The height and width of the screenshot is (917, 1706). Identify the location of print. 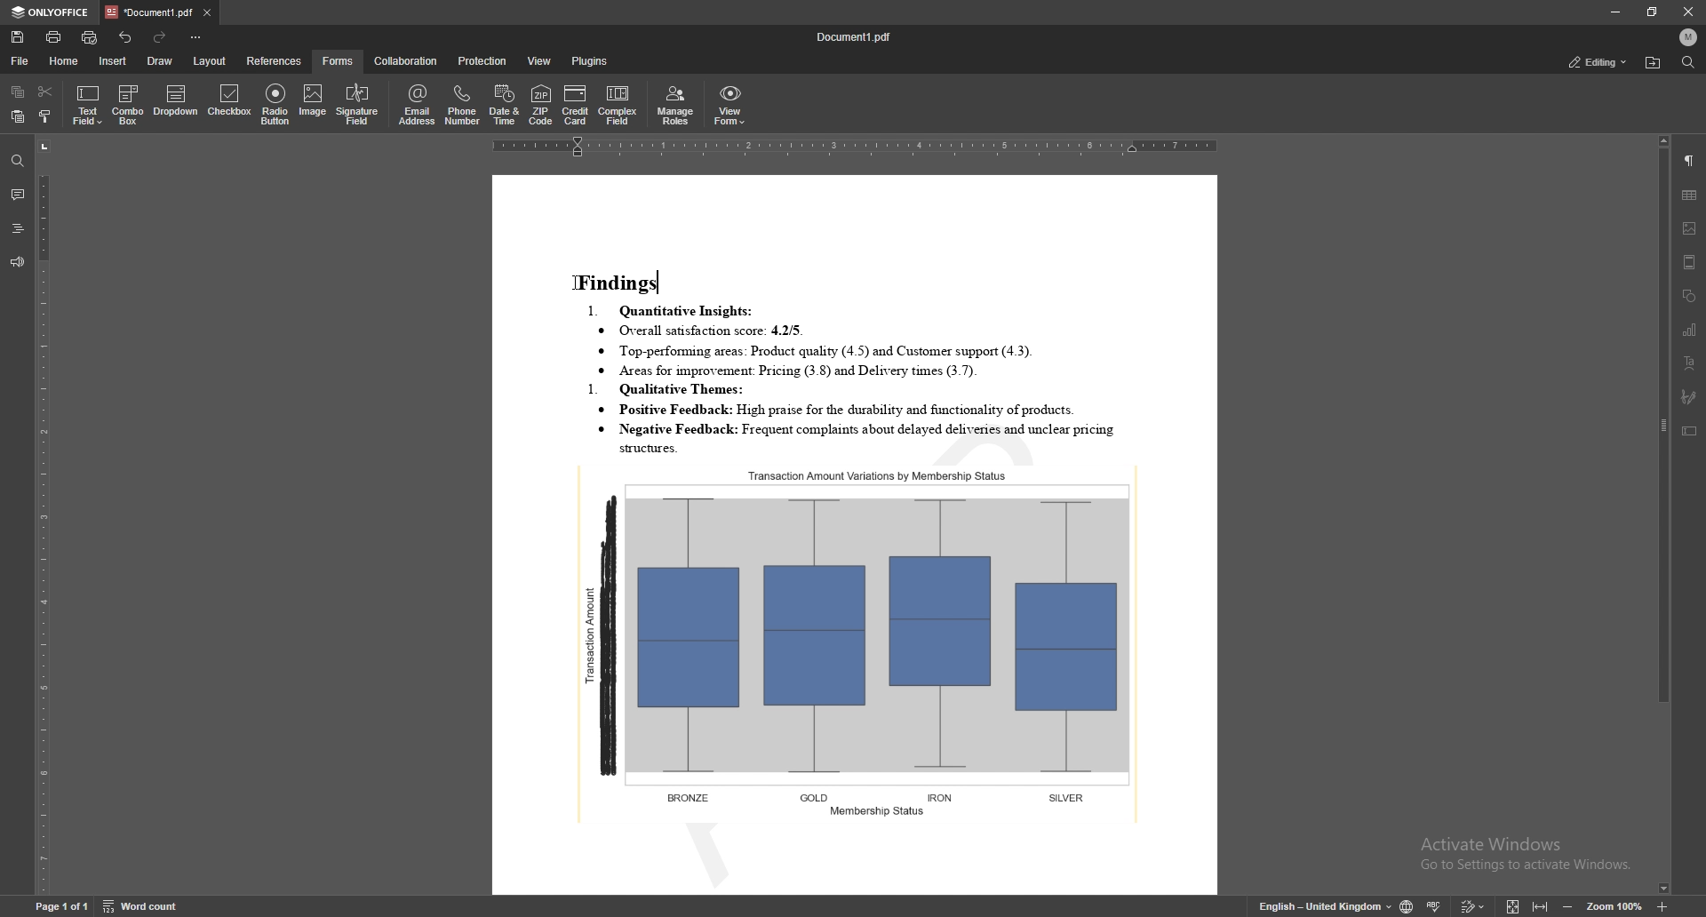
(54, 37).